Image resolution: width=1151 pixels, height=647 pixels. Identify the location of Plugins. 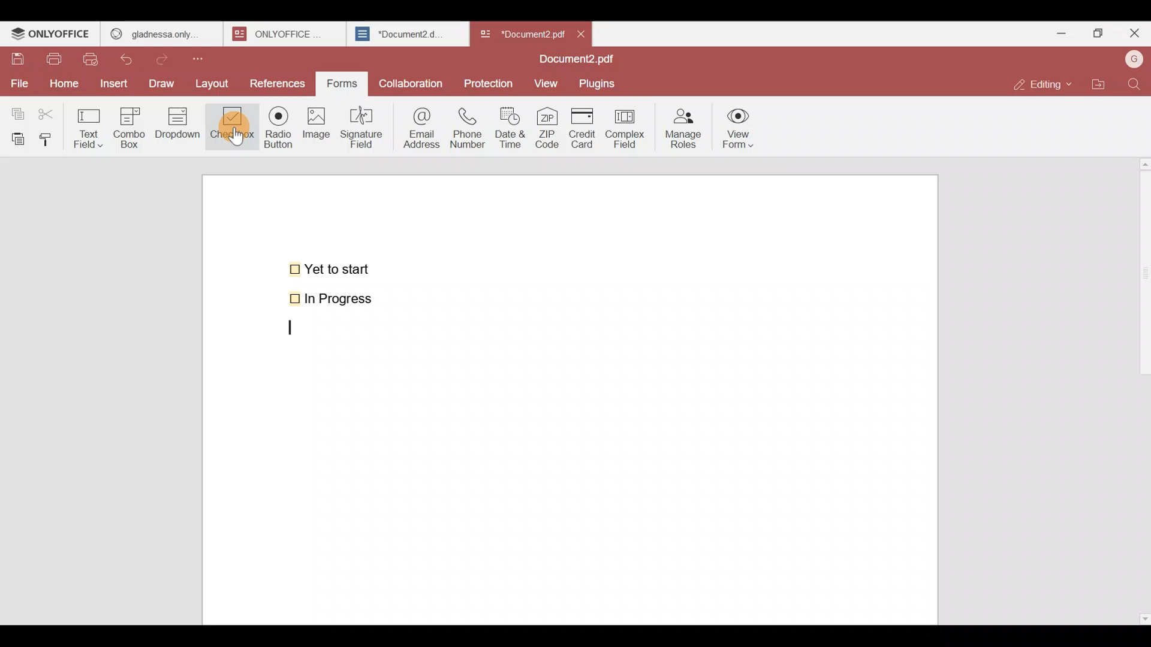
(602, 84).